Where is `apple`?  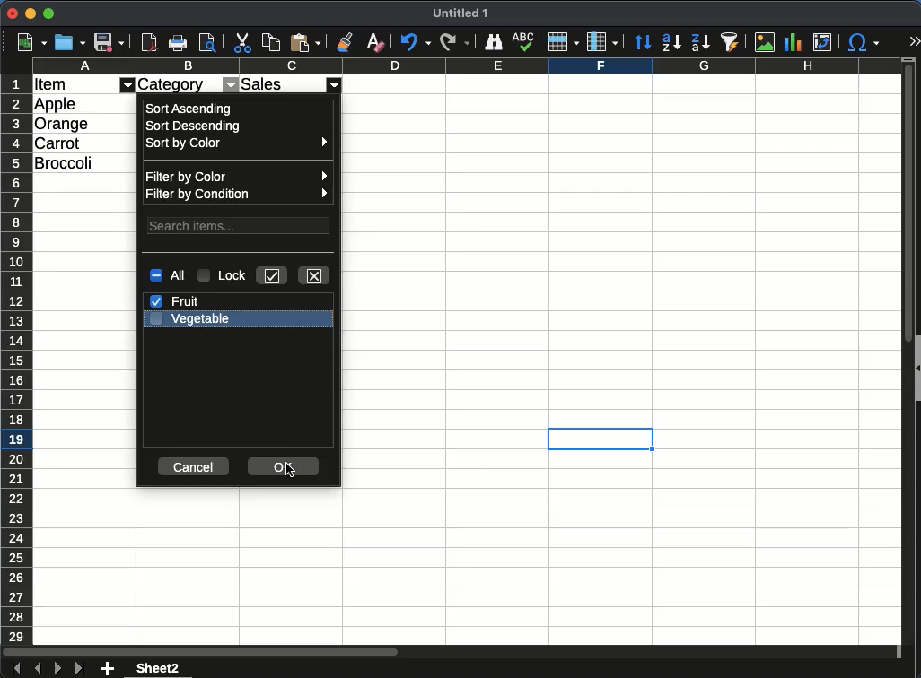
apple is located at coordinates (57, 104).